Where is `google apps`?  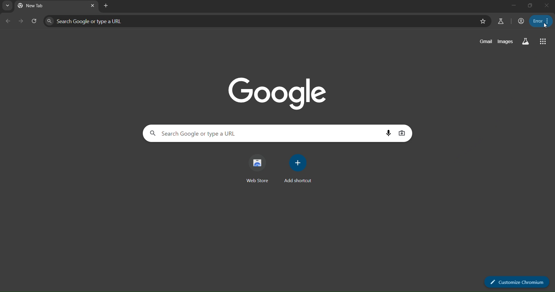
google apps is located at coordinates (542, 42).